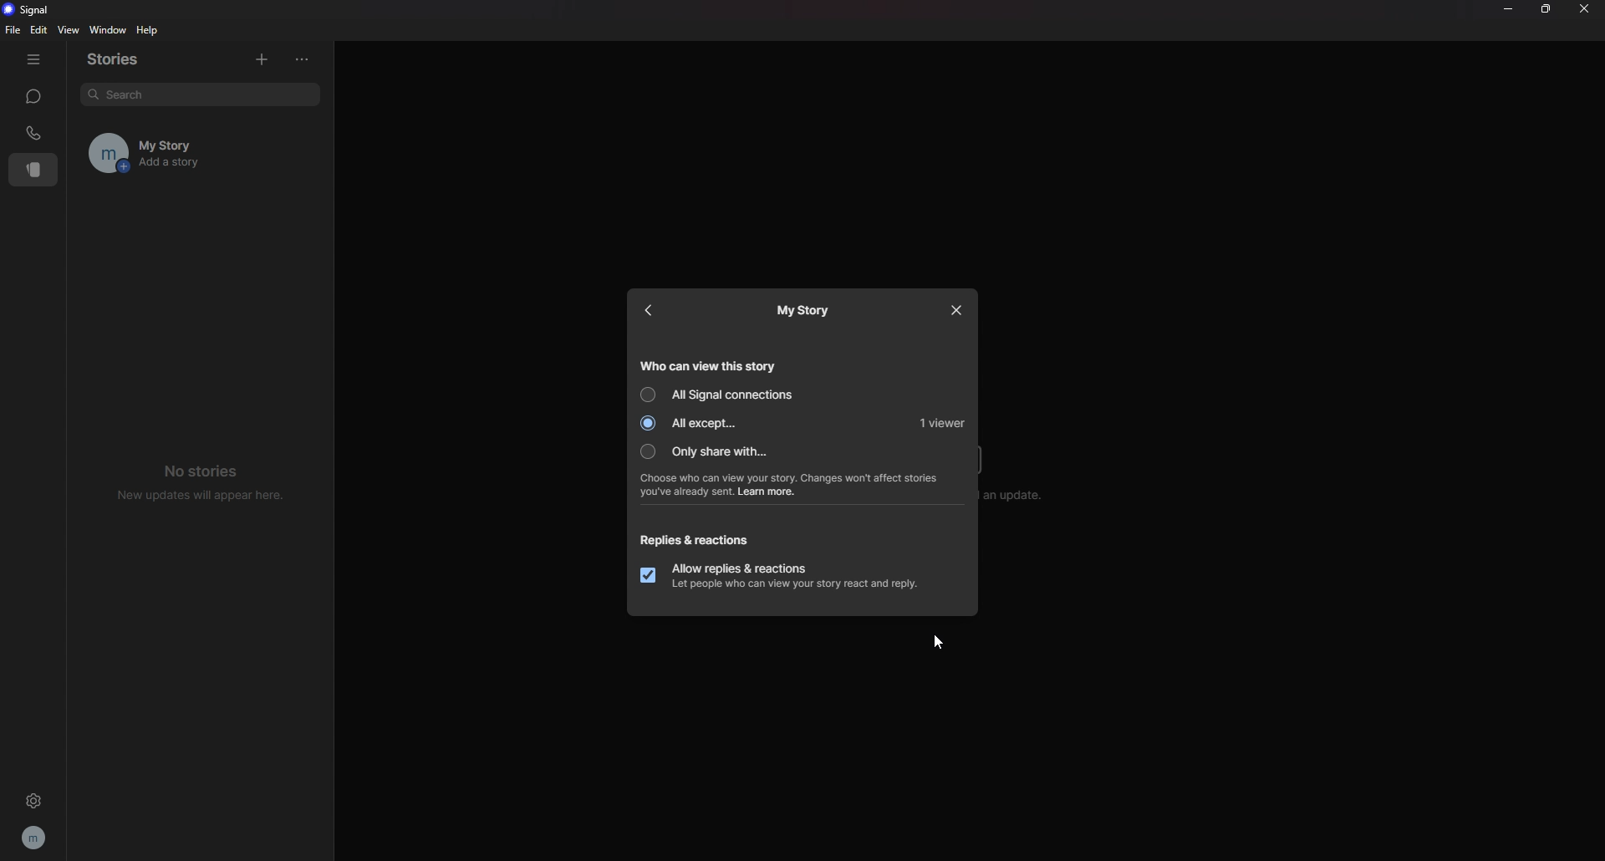 Image resolution: width=1605 pixels, height=861 pixels. What do you see at coordinates (202, 481) in the screenshot?
I see `no stories new updates will appear here` at bounding box center [202, 481].